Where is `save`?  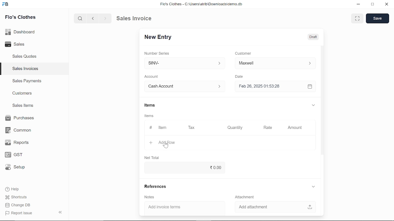 save is located at coordinates (377, 18).